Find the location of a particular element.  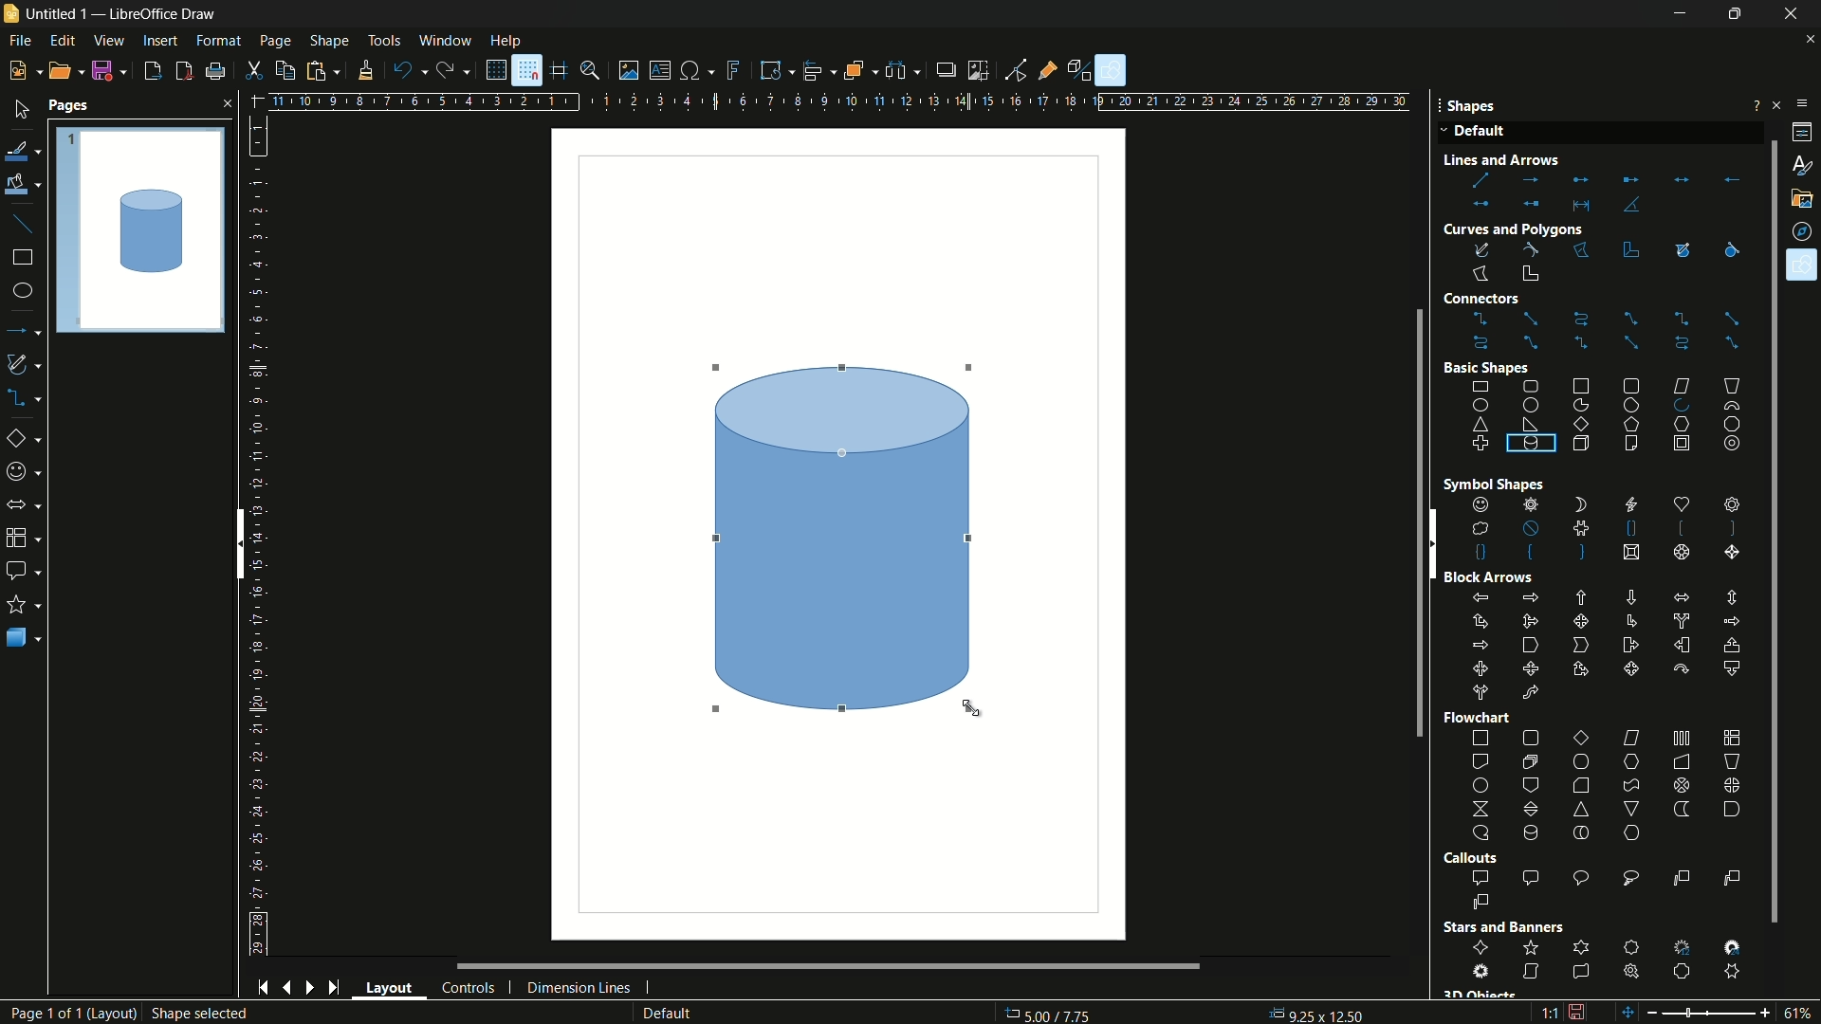

basic shapes is located at coordinates (1608, 414).